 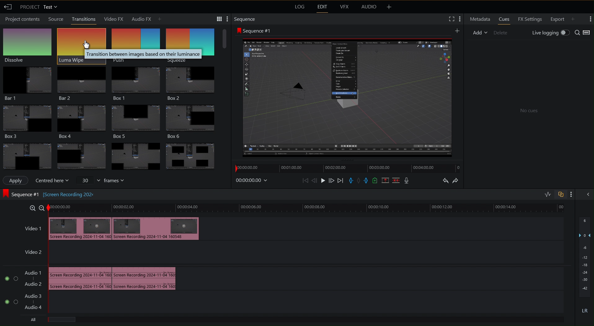 I want to click on Box 5, so click(x=137, y=119).